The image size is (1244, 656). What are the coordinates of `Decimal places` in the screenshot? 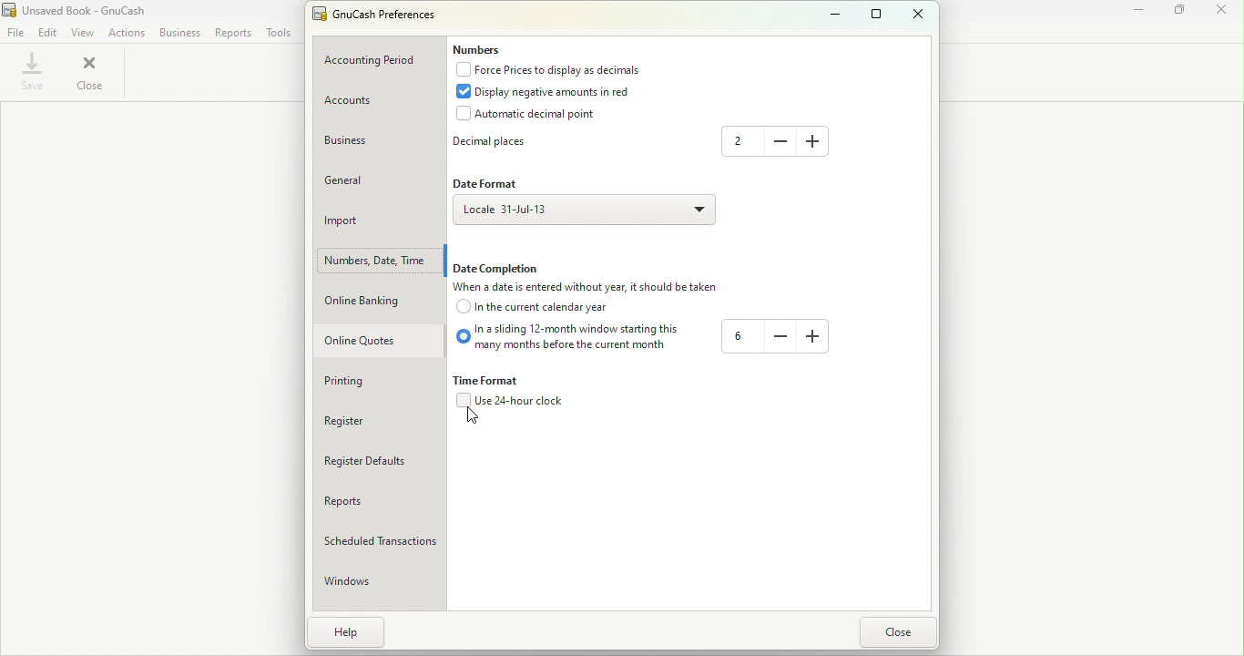 It's located at (488, 143).